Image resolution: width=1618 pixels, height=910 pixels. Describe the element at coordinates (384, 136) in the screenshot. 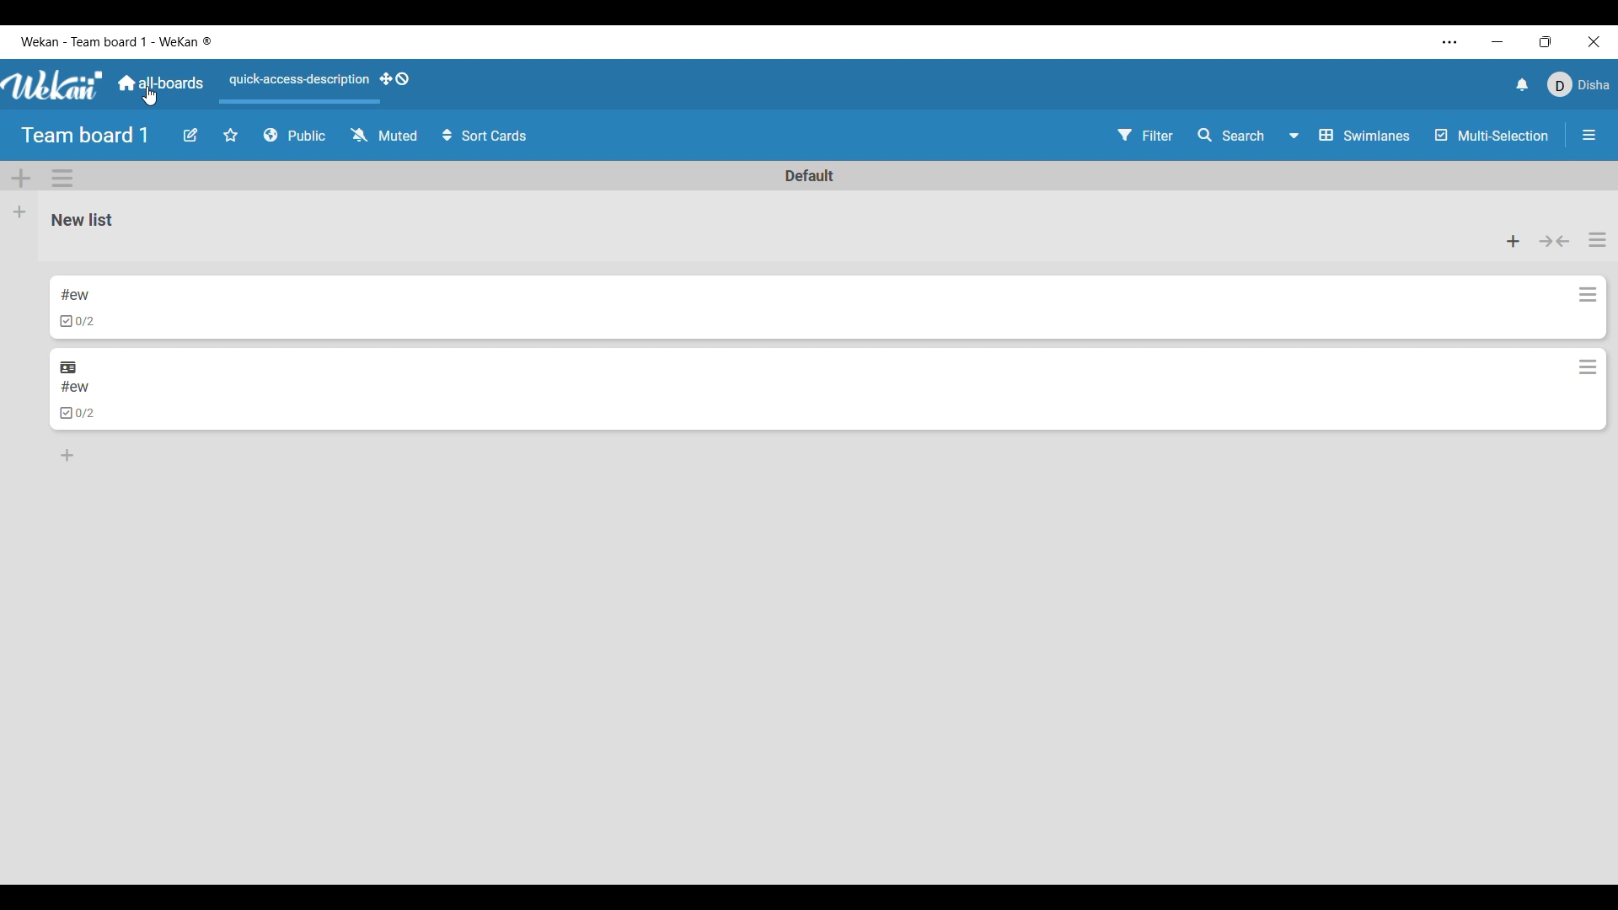

I see `Muted` at that location.